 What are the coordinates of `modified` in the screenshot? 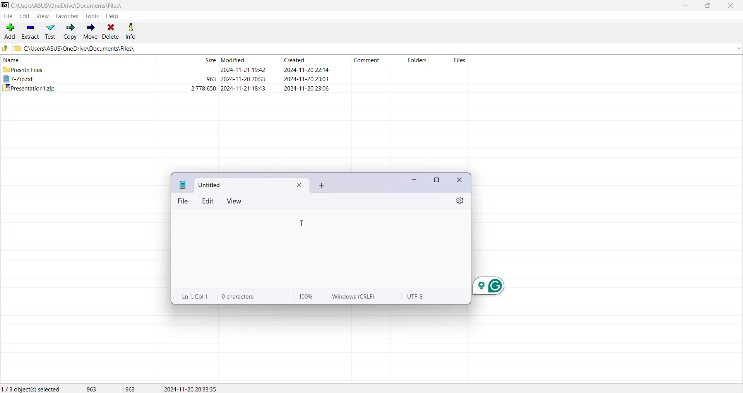 It's located at (233, 60).